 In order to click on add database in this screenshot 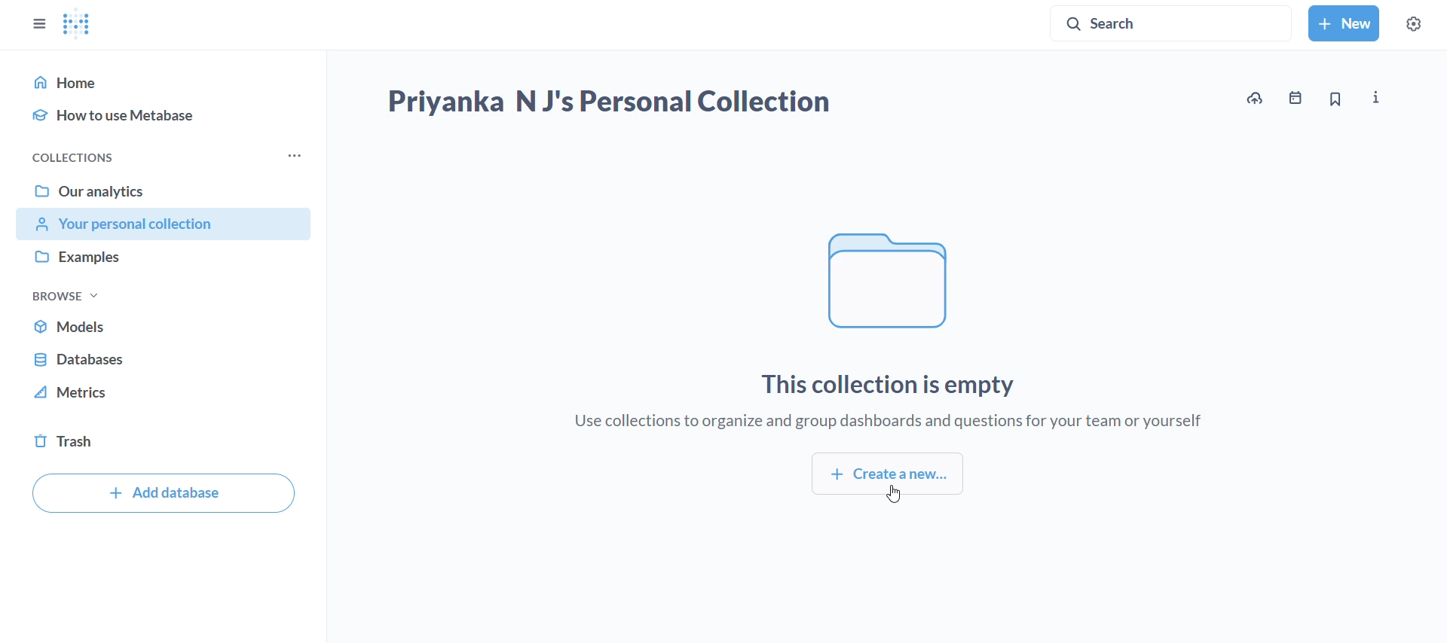, I will do `click(163, 493)`.